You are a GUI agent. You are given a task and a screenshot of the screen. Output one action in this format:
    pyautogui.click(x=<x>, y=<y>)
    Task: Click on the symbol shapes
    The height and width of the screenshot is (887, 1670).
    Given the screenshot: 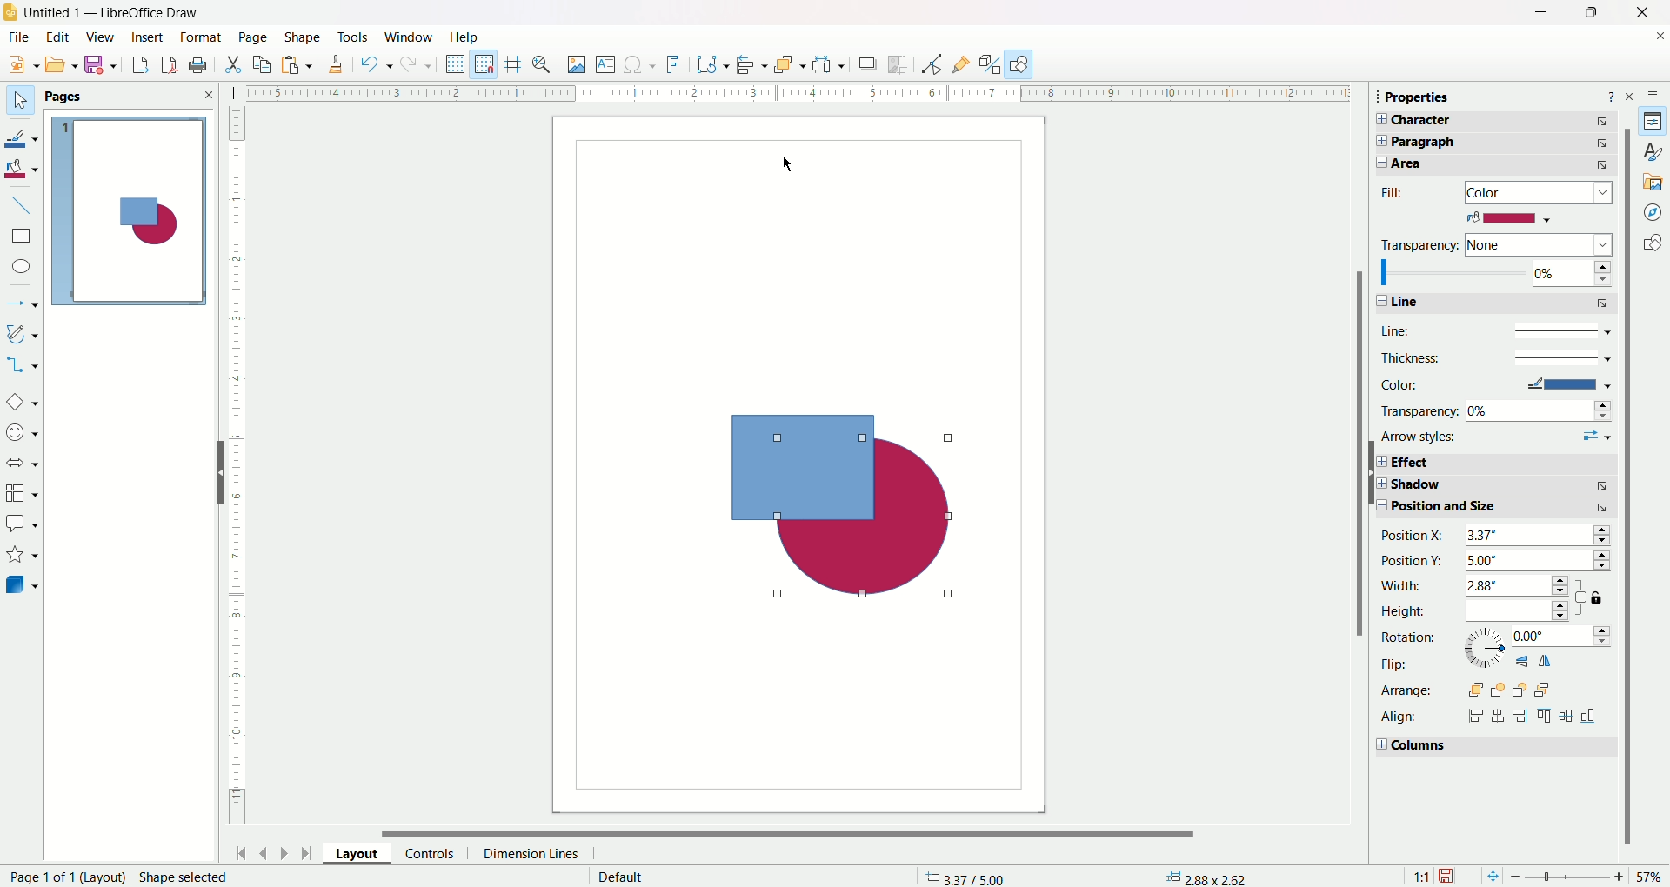 What is the action you would take?
    pyautogui.click(x=23, y=432)
    